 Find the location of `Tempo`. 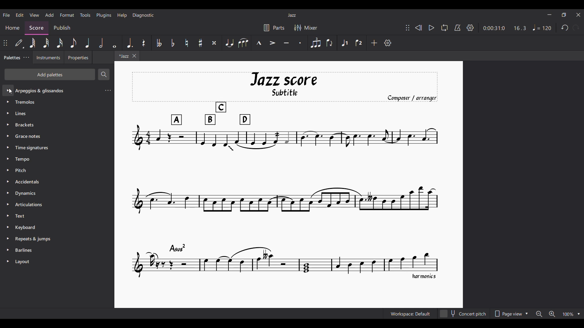

Tempo is located at coordinates (25, 160).